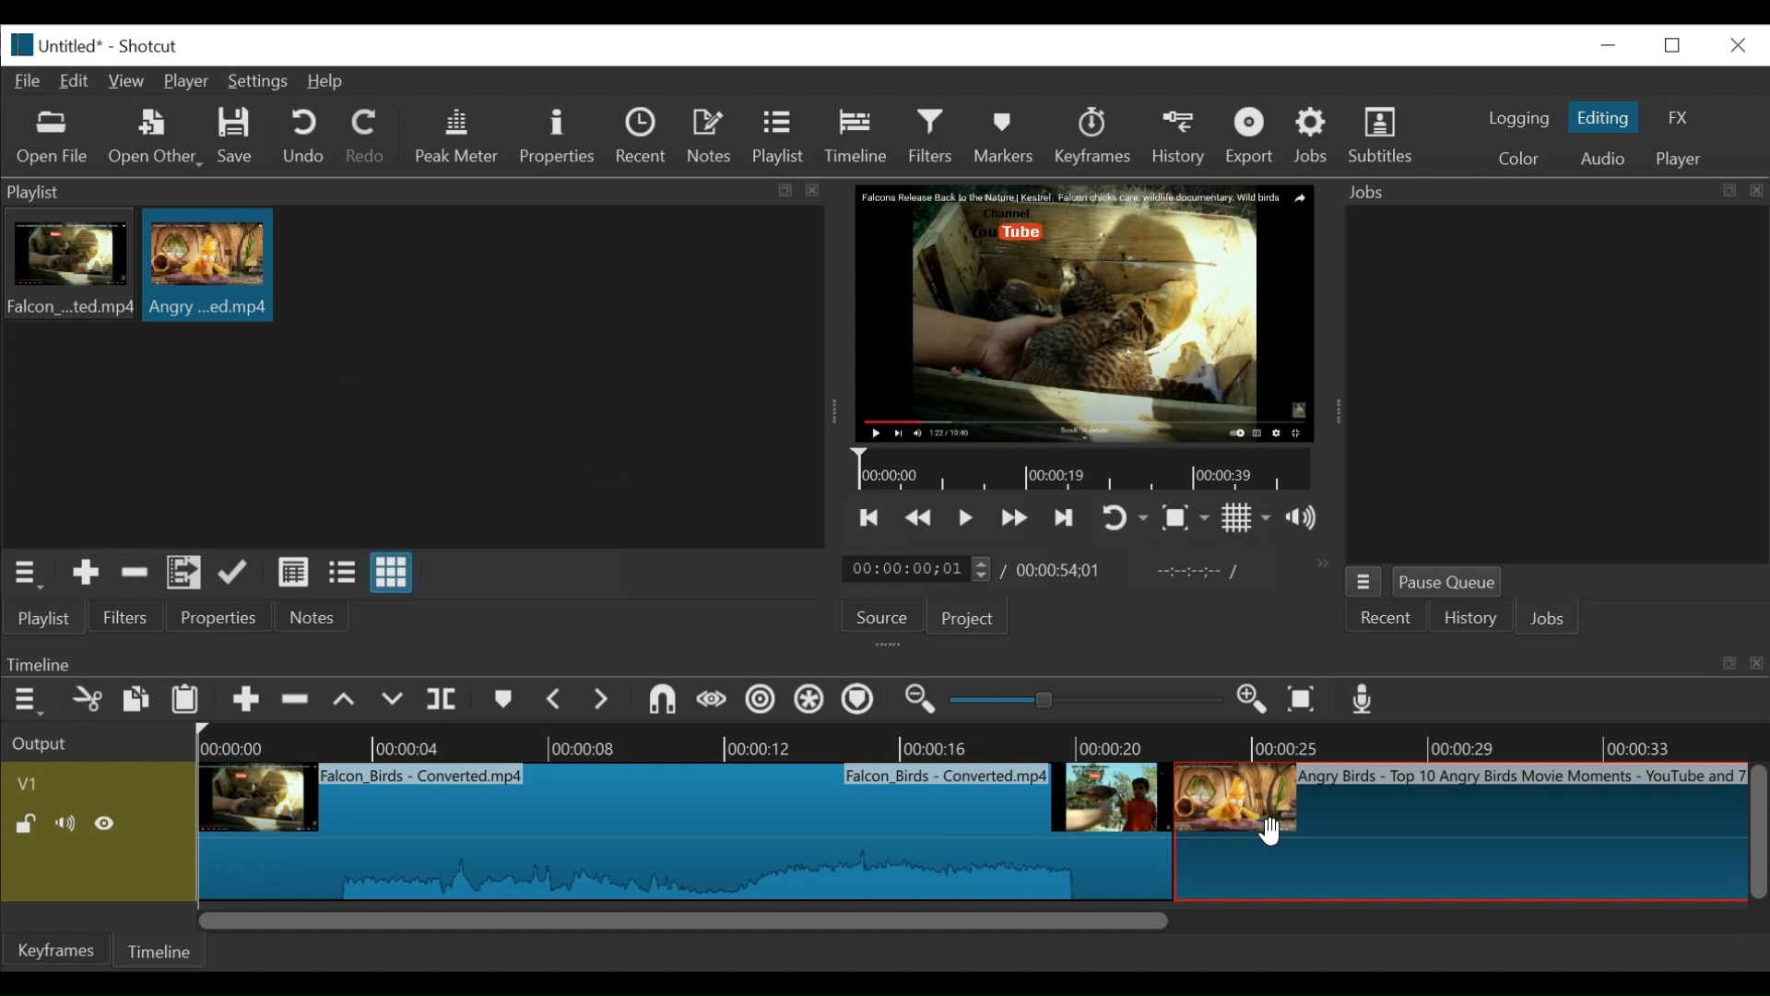 Image resolution: width=1770 pixels, height=996 pixels. Describe the element at coordinates (157, 138) in the screenshot. I see `Open Other` at that location.